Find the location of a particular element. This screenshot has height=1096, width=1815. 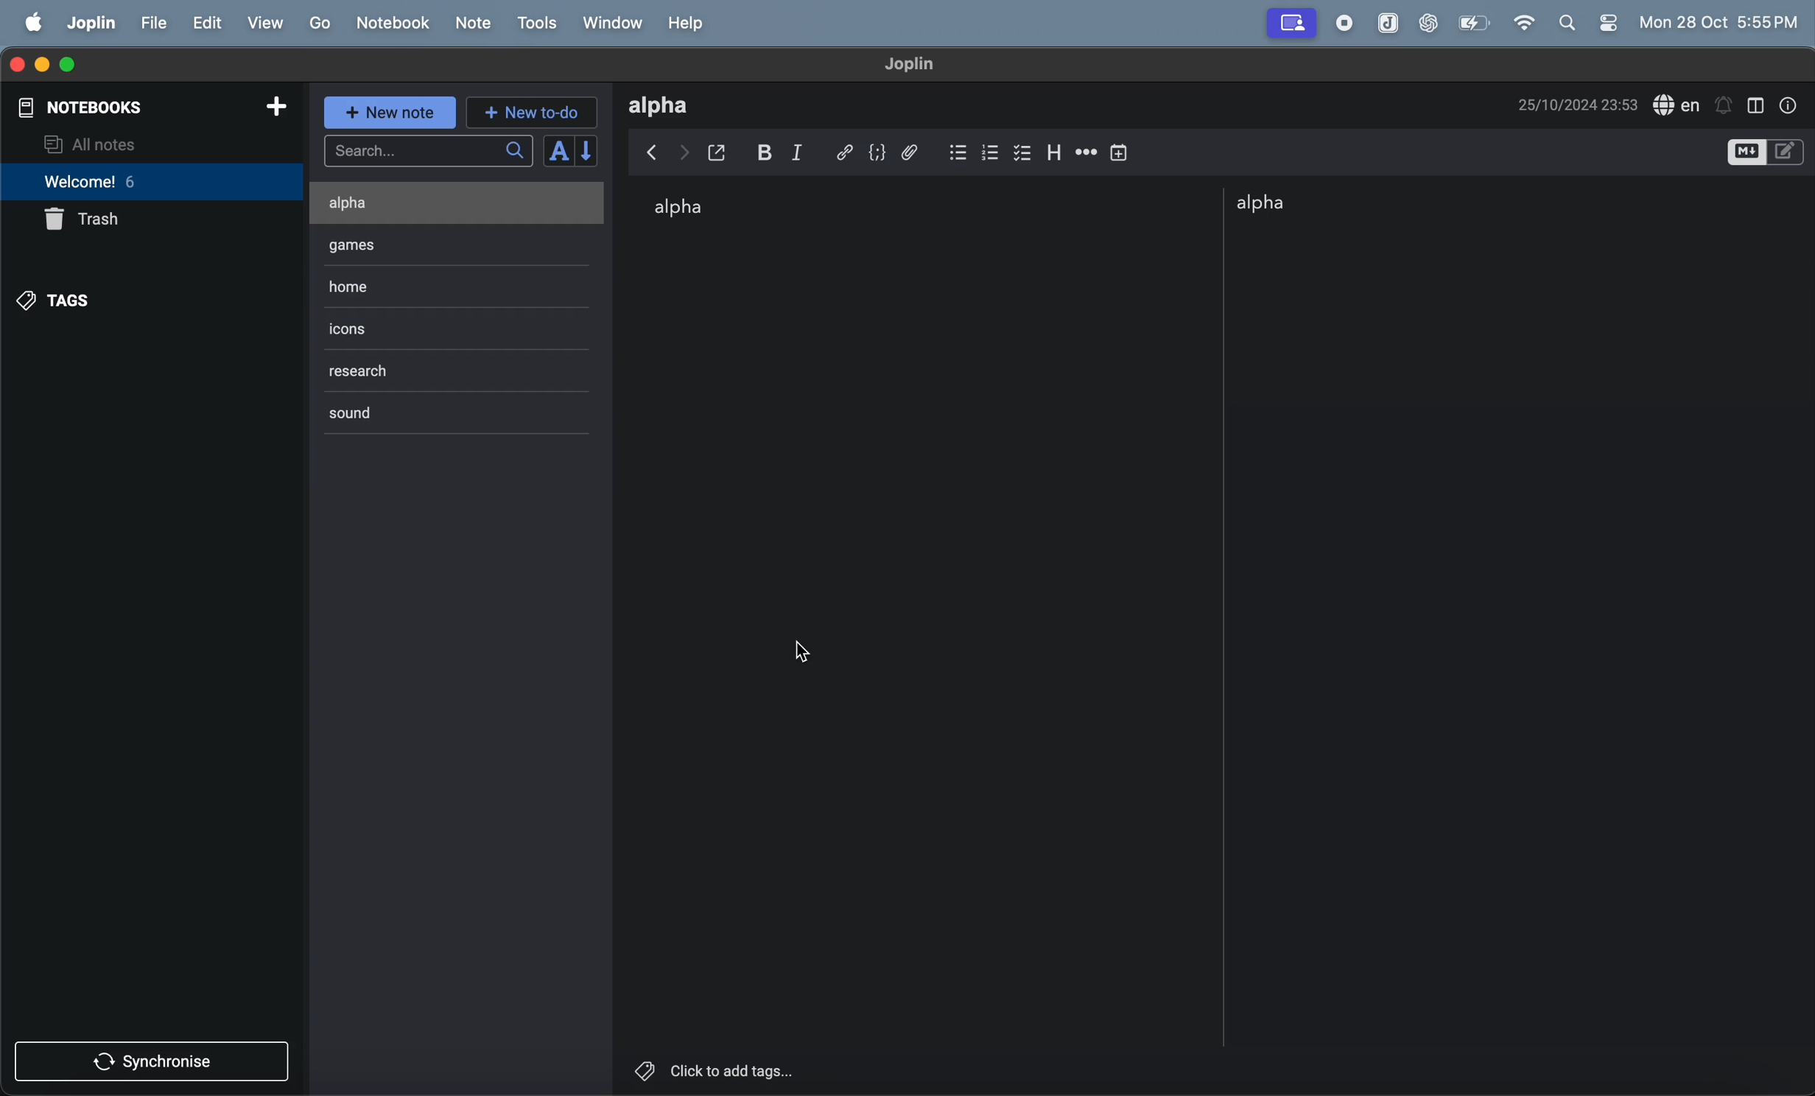

Battery is located at coordinates (1474, 22).